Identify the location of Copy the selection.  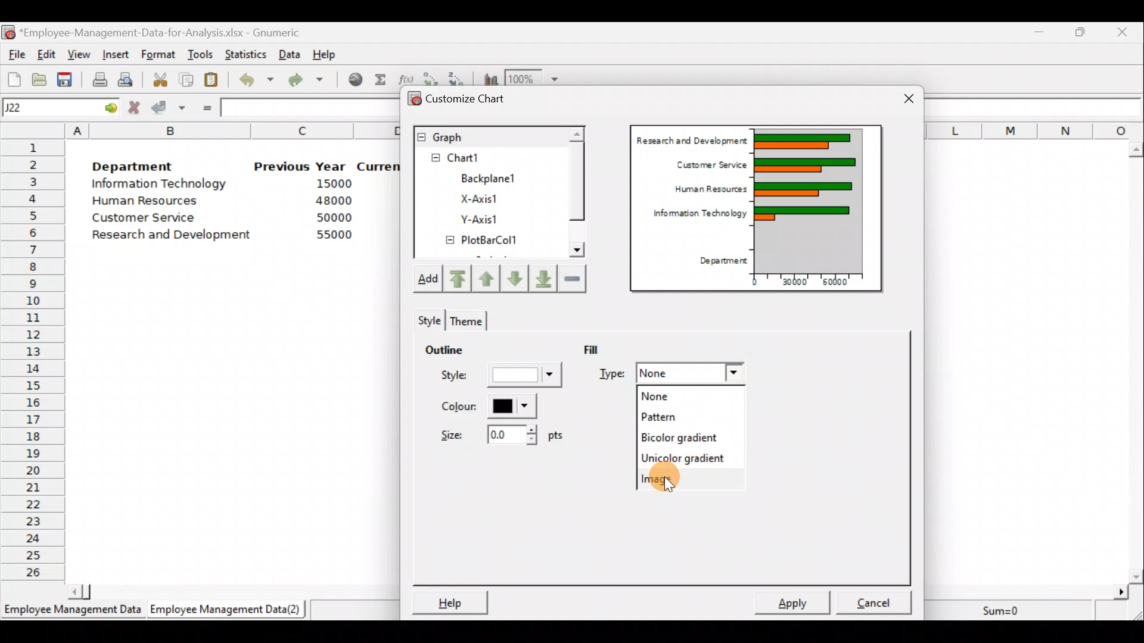
(189, 80).